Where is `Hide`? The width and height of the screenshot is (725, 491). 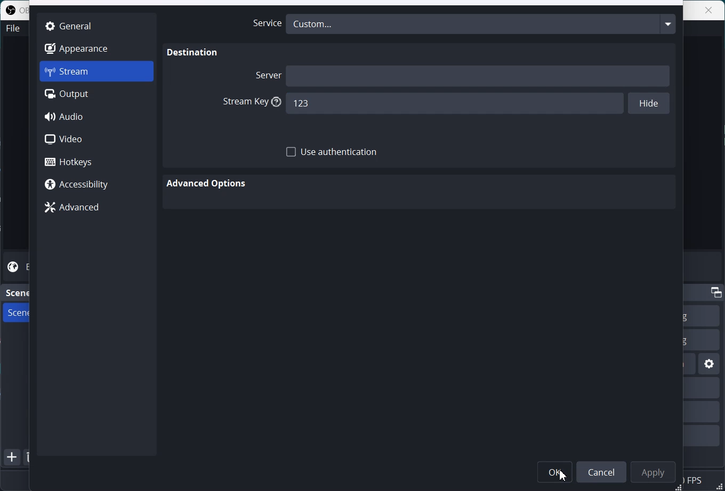 Hide is located at coordinates (648, 104).